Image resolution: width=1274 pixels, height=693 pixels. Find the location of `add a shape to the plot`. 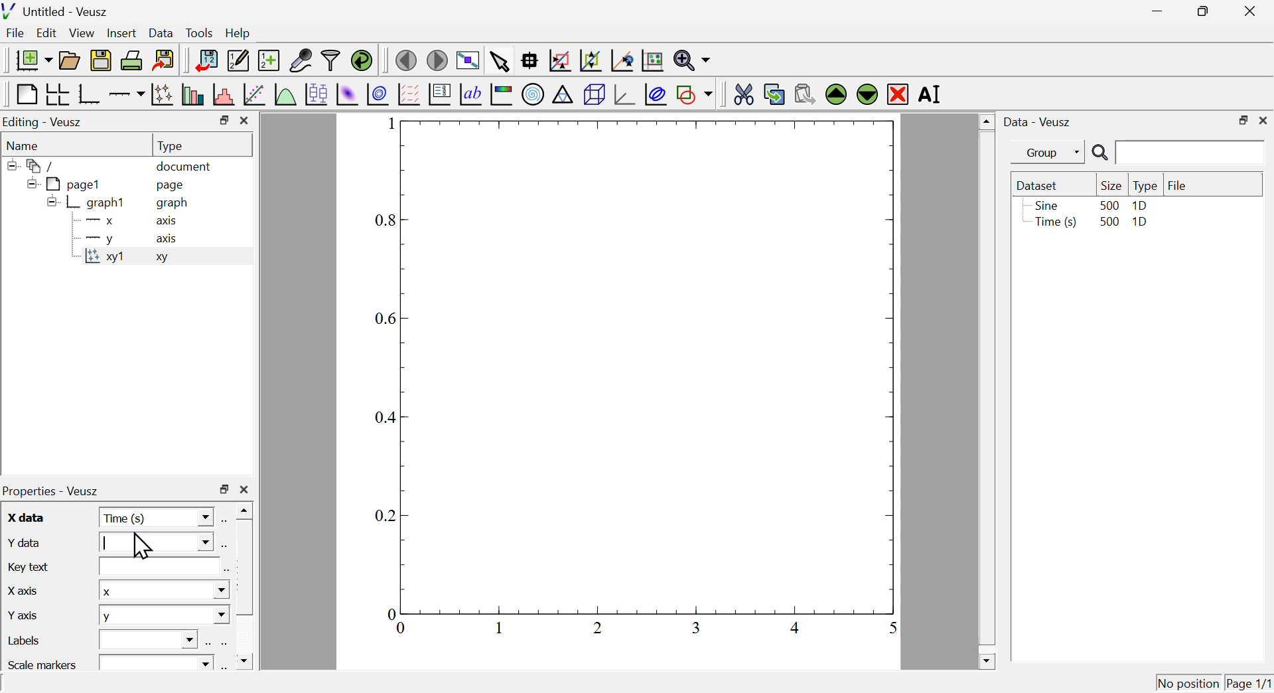

add a shape to the plot is located at coordinates (695, 94).